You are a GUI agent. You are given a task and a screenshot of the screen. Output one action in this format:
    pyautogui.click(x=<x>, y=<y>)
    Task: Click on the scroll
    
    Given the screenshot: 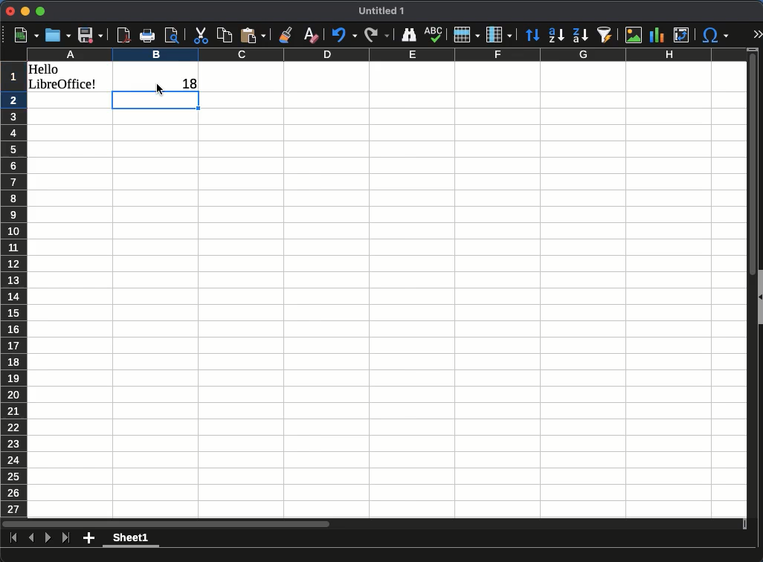 What is the action you would take?
    pyautogui.click(x=747, y=283)
    